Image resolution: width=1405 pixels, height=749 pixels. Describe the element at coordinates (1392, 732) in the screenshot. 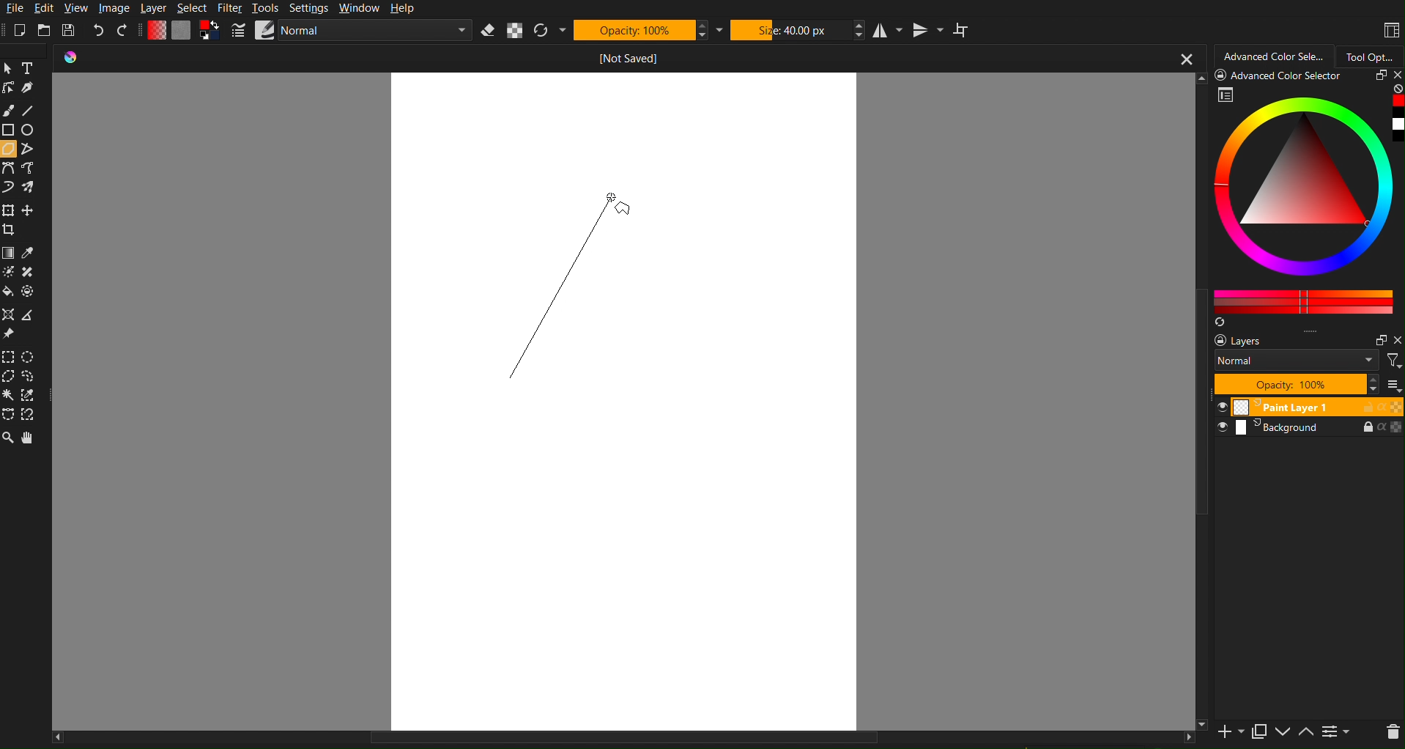

I see `delete layer` at that location.